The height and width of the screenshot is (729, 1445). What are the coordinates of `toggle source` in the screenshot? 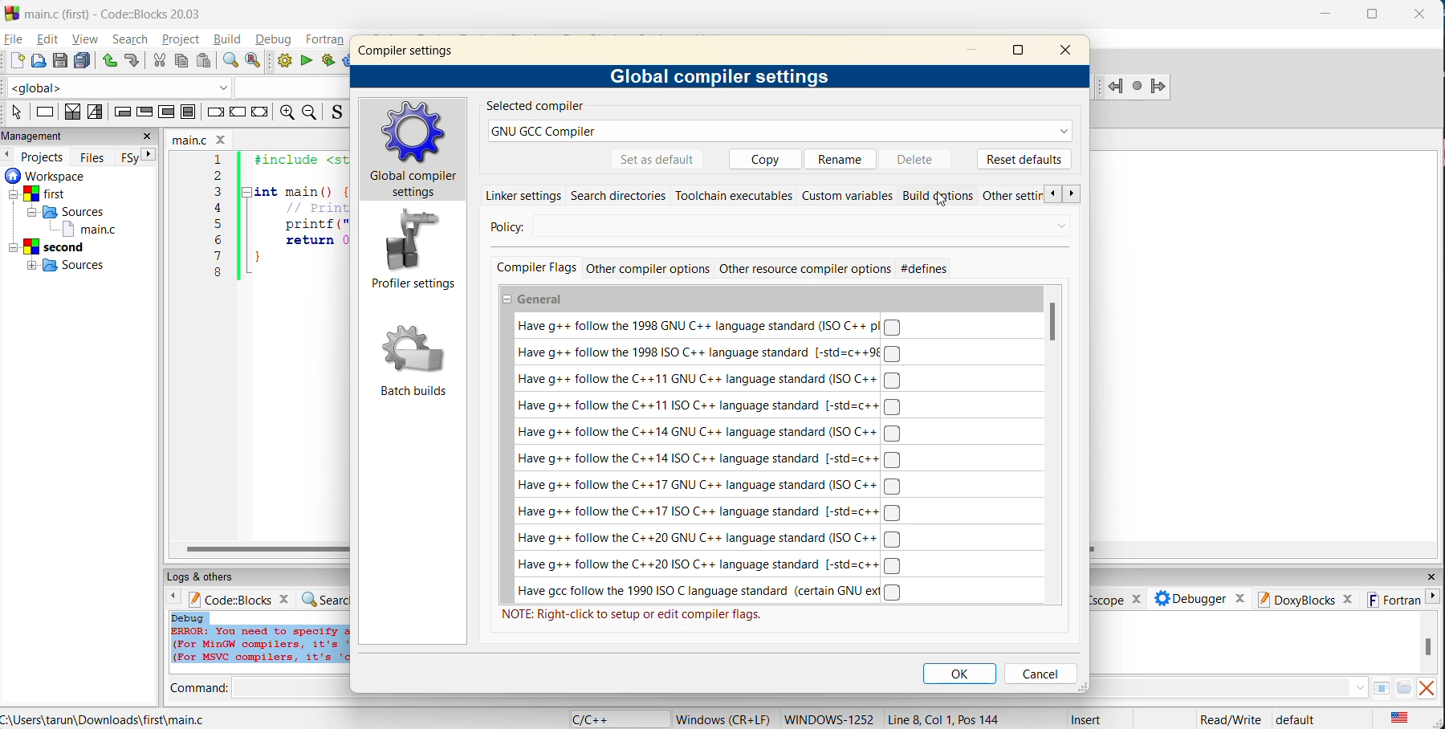 It's located at (336, 113).